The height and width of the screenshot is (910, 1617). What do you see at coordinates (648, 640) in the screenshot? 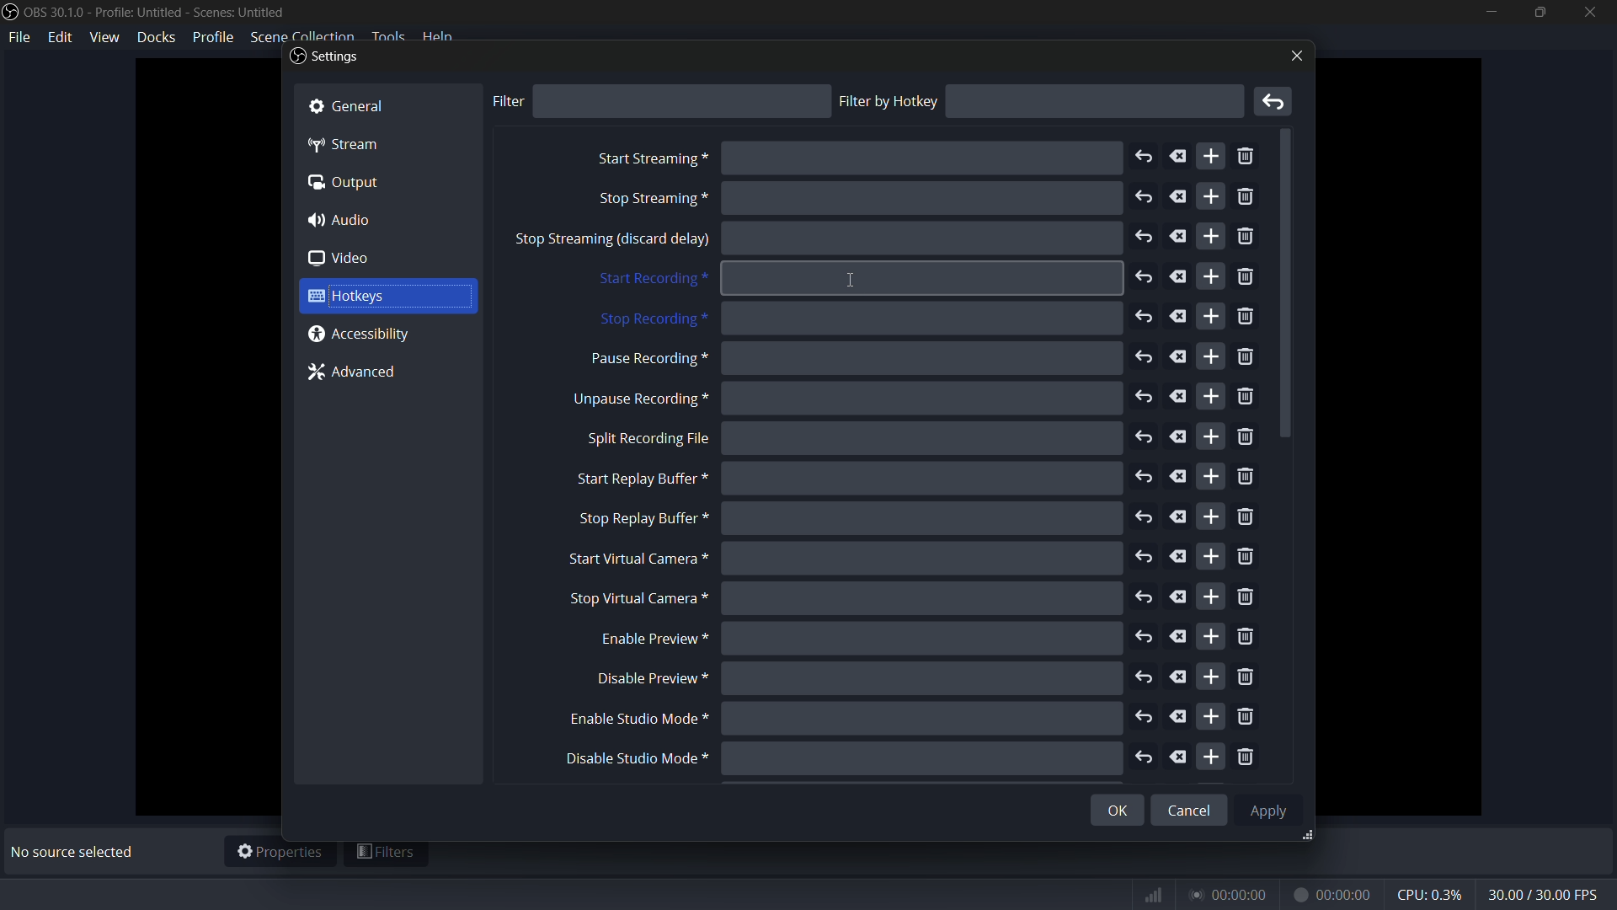
I see `enable preview` at bounding box center [648, 640].